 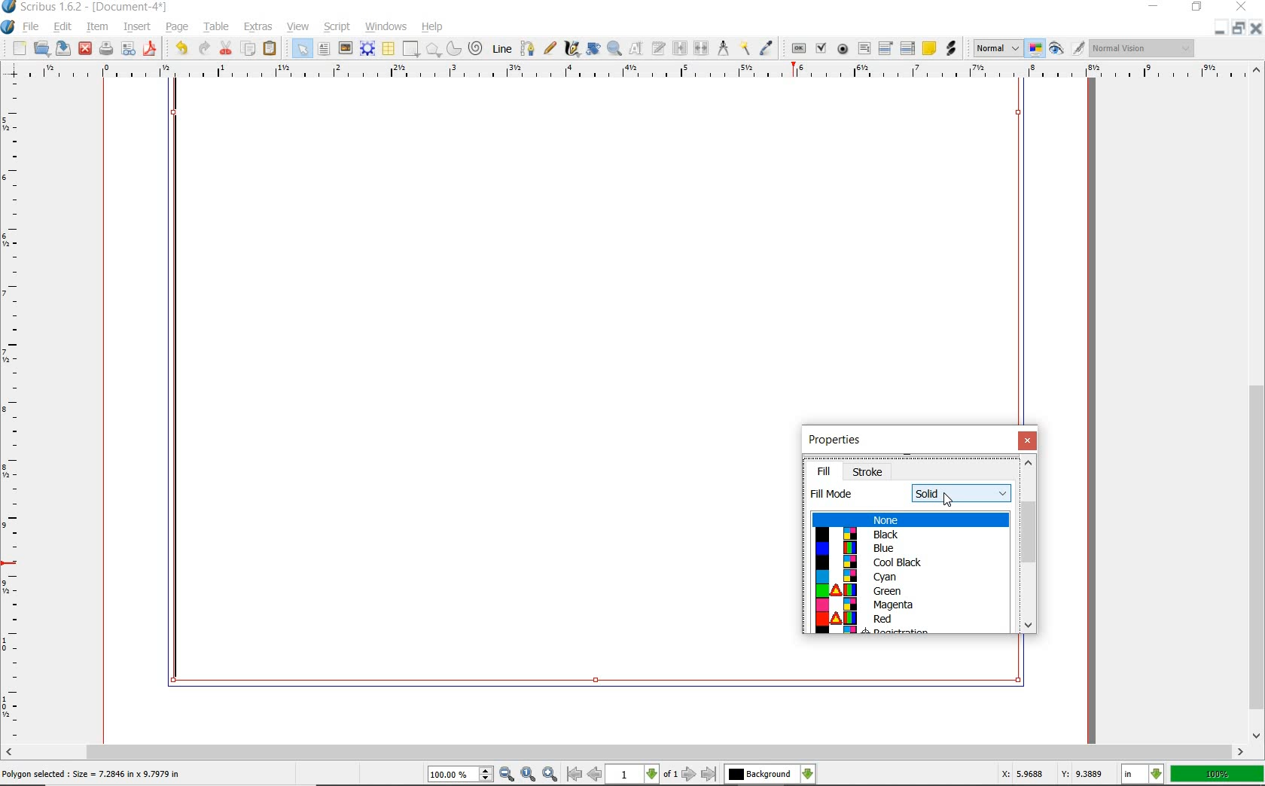 I want to click on edit, so click(x=63, y=26).